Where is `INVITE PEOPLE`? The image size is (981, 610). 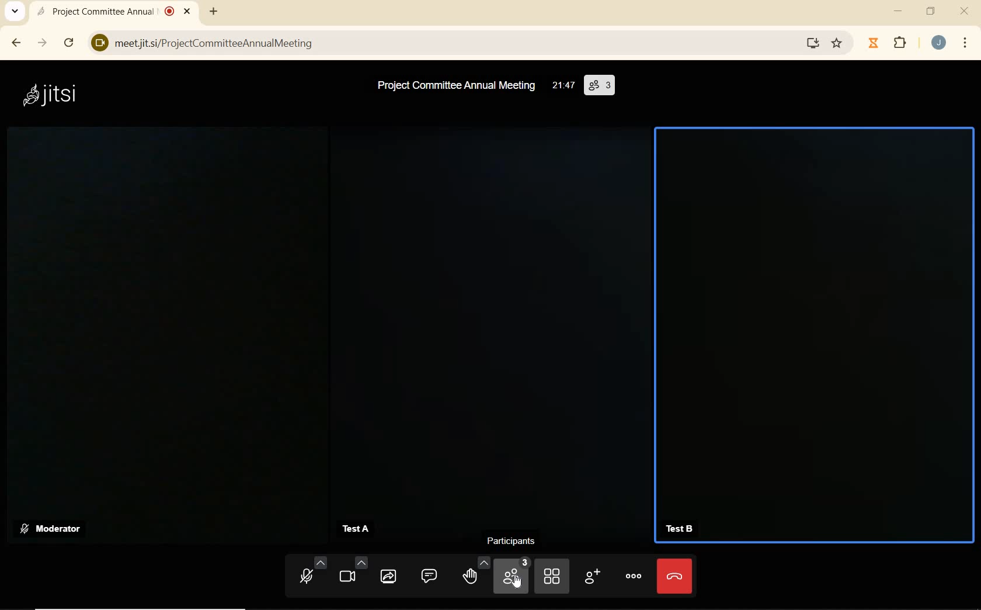
INVITE PEOPLE is located at coordinates (593, 573).